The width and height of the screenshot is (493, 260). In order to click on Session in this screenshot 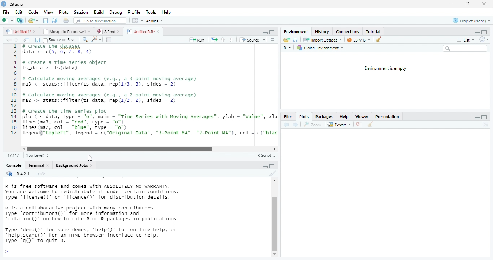, I will do `click(81, 12)`.